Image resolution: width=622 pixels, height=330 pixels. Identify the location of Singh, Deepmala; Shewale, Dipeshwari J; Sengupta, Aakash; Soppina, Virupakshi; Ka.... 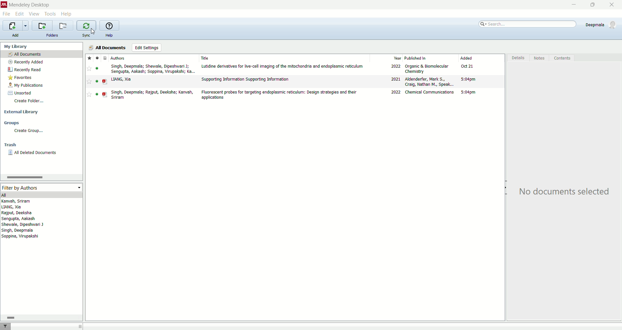
(153, 69).